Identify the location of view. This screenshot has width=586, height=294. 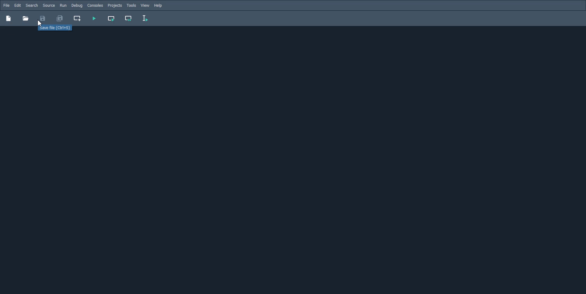
(145, 6).